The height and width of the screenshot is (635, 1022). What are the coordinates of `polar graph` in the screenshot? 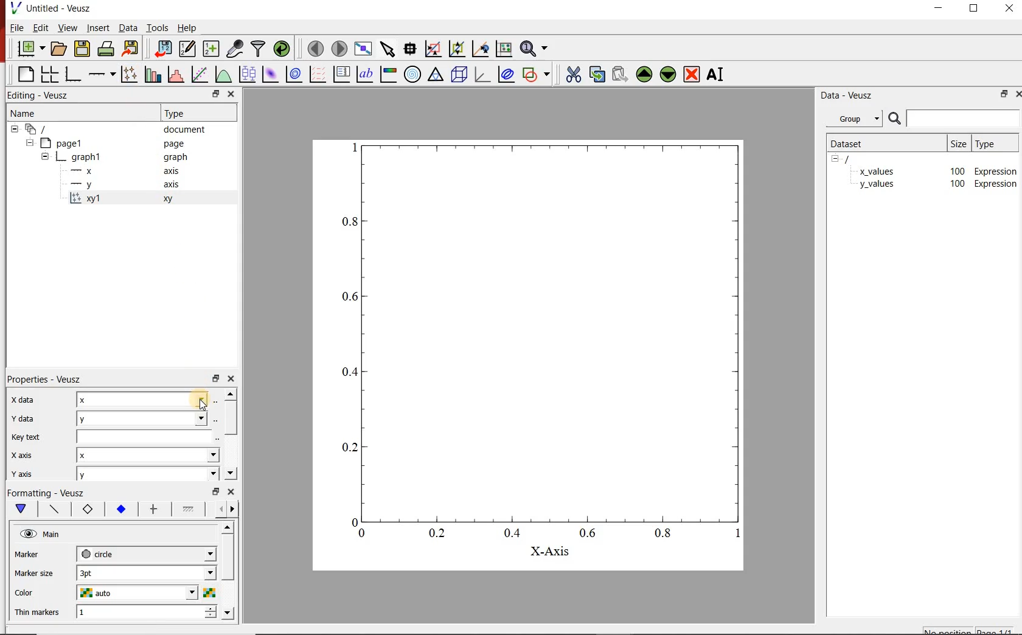 It's located at (413, 75).